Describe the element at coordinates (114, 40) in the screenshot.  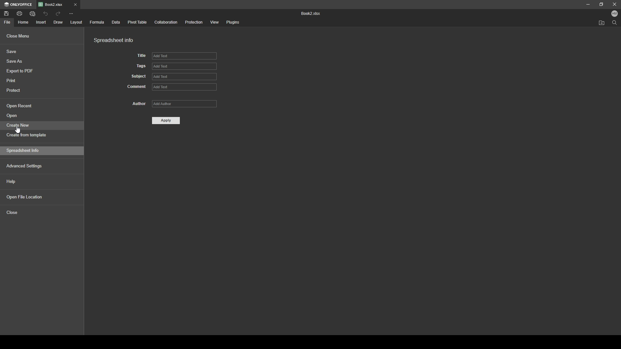
I see `spreadsheet info` at that location.